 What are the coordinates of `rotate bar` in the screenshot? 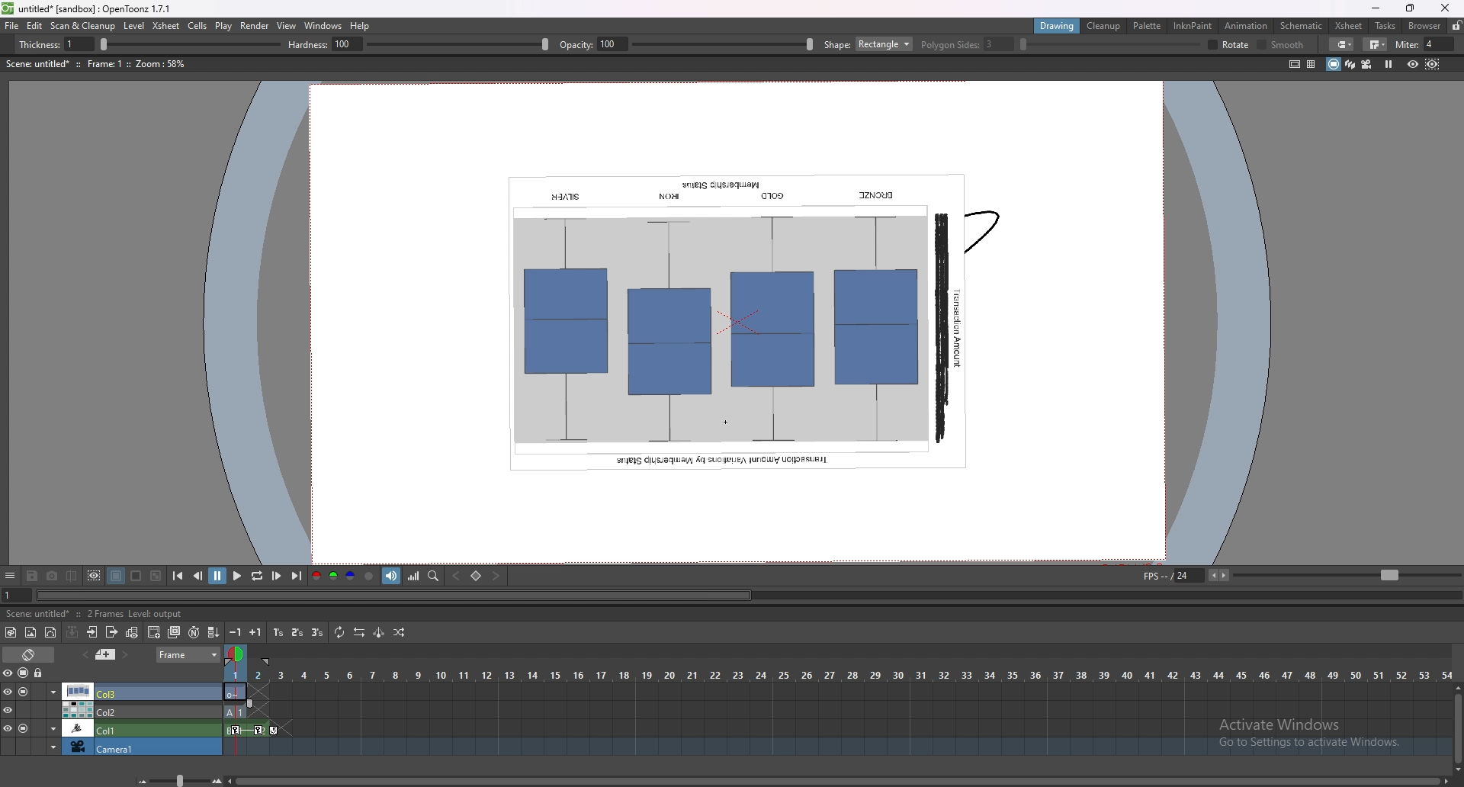 It's located at (868, 44).